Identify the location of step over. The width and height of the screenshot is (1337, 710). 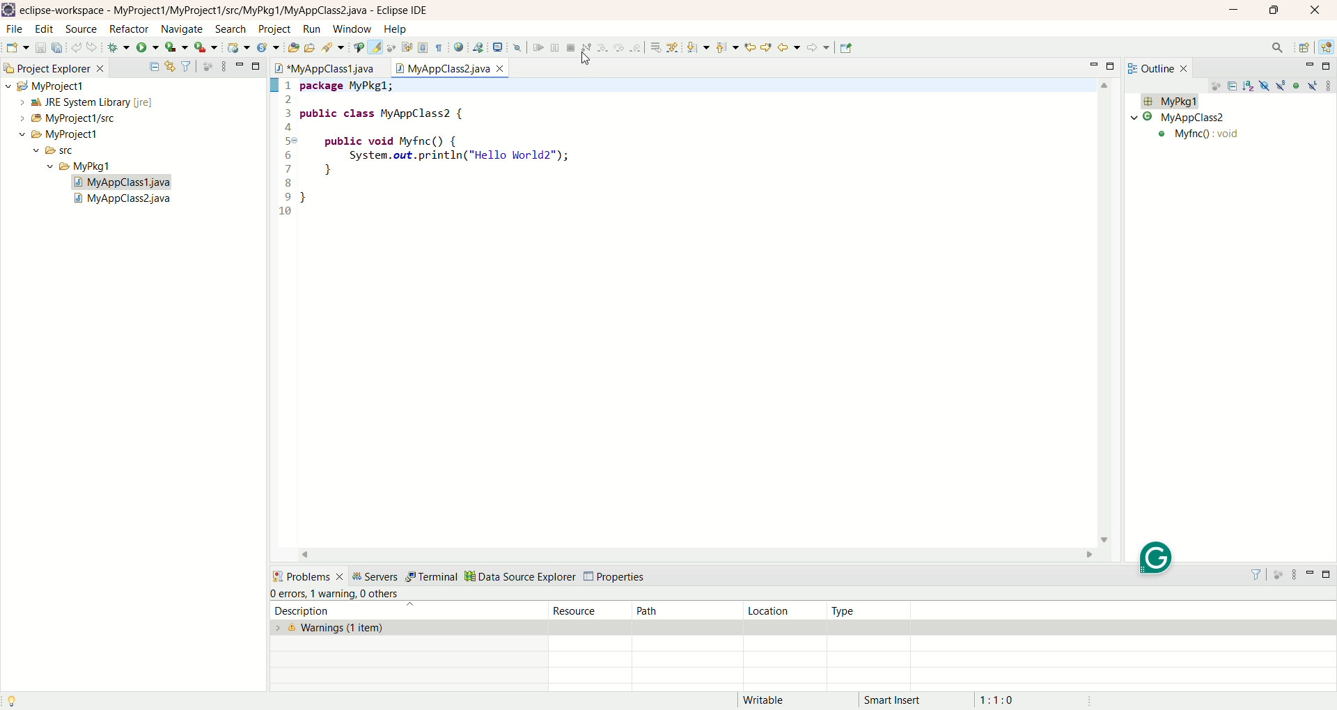
(620, 49).